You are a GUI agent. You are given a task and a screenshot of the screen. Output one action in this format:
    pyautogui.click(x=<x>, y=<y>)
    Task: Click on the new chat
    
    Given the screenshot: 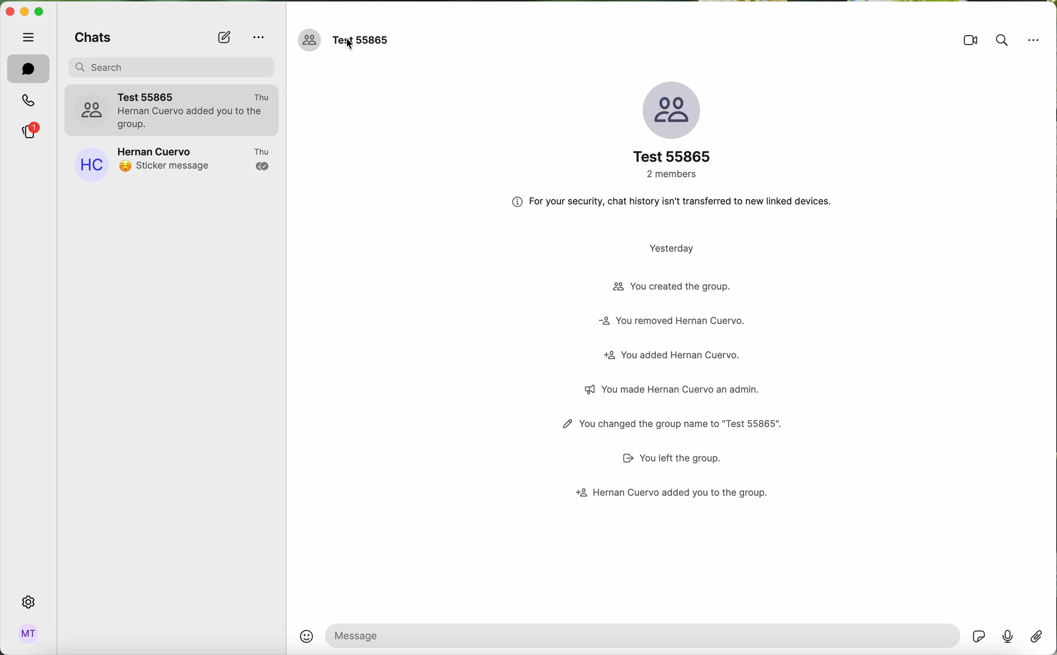 What is the action you would take?
    pyautogui.click(x=224, y=38)
    